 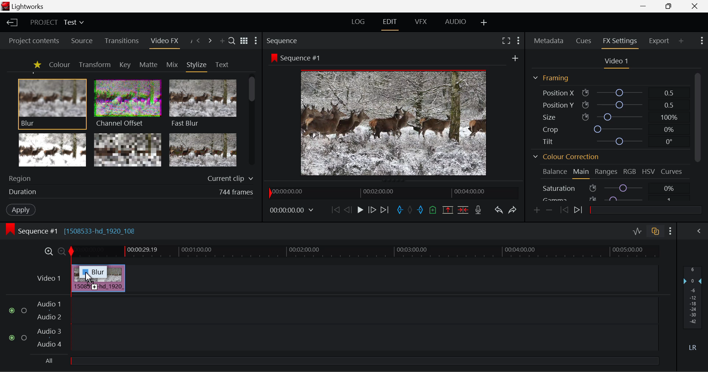 What do you see at coordinates (197, 64) in the screenshot?
I see `Stylize Panel Open` at bounding box center [197, 64].